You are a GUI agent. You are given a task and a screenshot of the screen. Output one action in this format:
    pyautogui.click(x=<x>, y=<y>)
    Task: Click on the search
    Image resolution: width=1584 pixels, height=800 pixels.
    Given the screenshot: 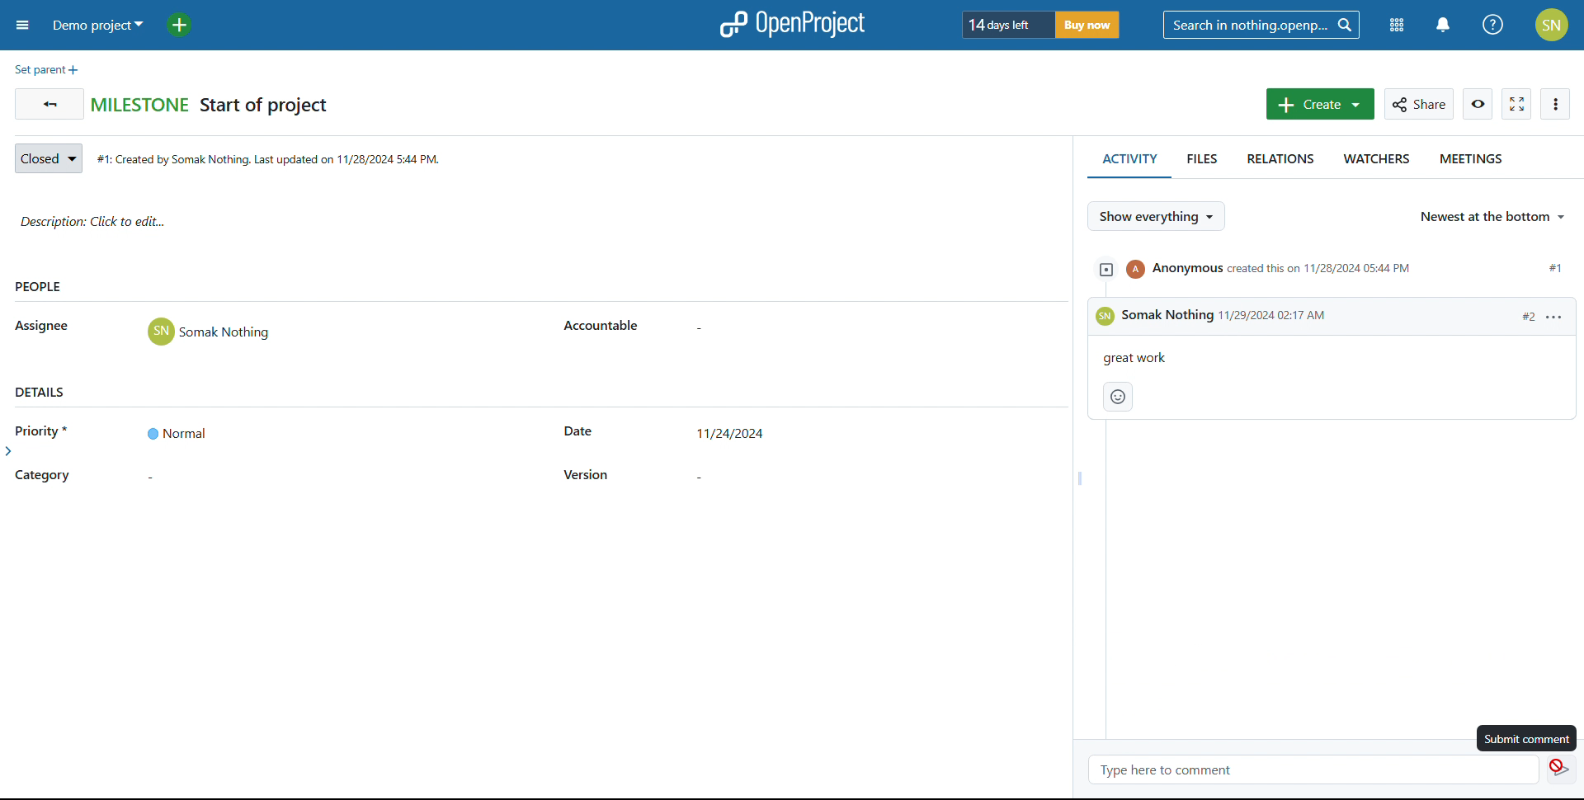 What is the action you would take?
    pyautogui.click(x=1261, y=25)
    